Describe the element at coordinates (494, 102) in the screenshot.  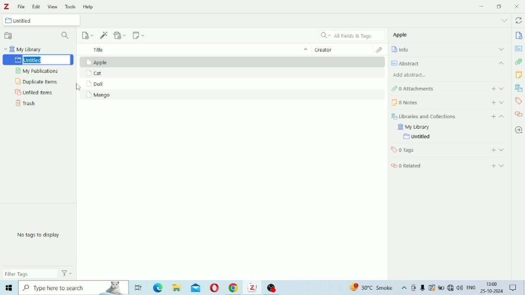
I see `Add` at that location.